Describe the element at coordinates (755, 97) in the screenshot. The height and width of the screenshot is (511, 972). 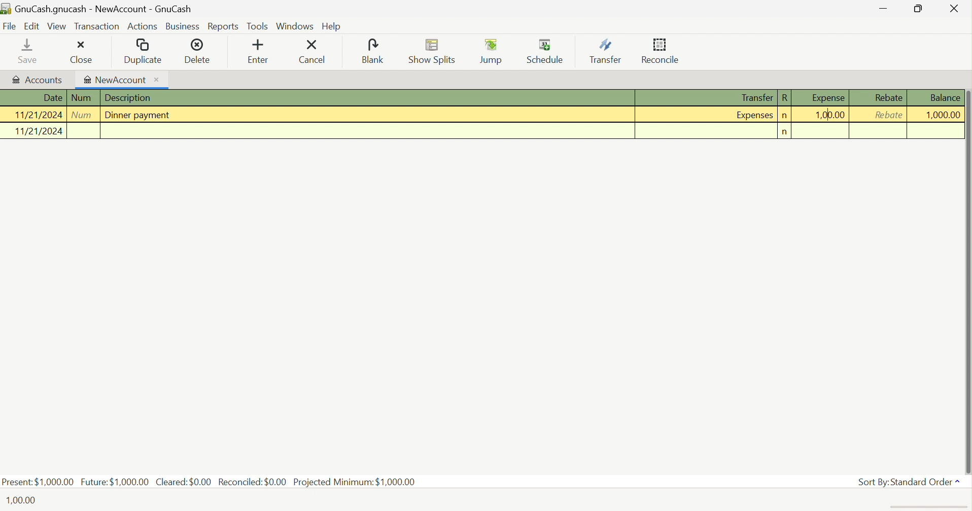
I see `Transfer` at that location.